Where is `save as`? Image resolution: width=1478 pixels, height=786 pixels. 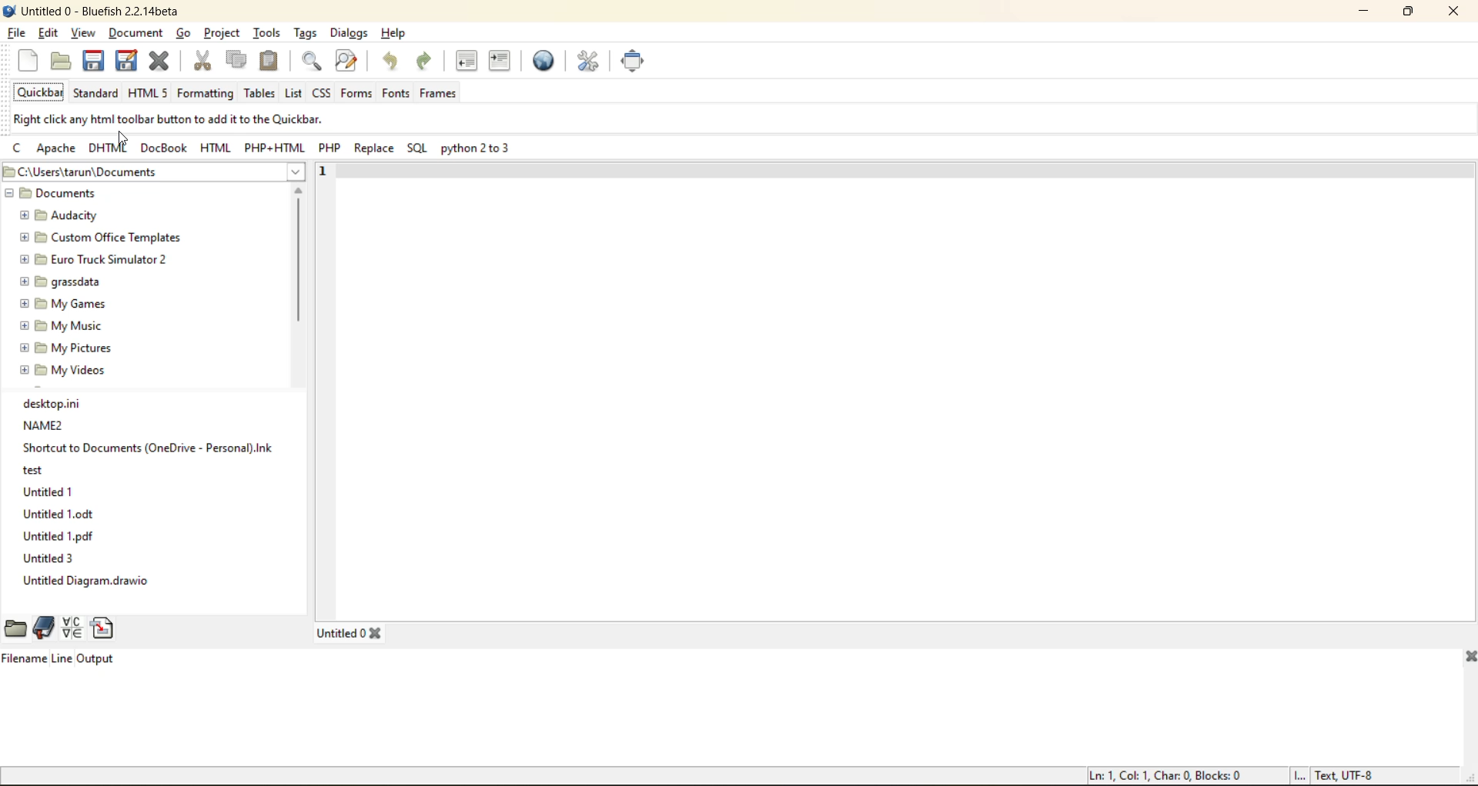
save as is located at coordinates (128, 62).